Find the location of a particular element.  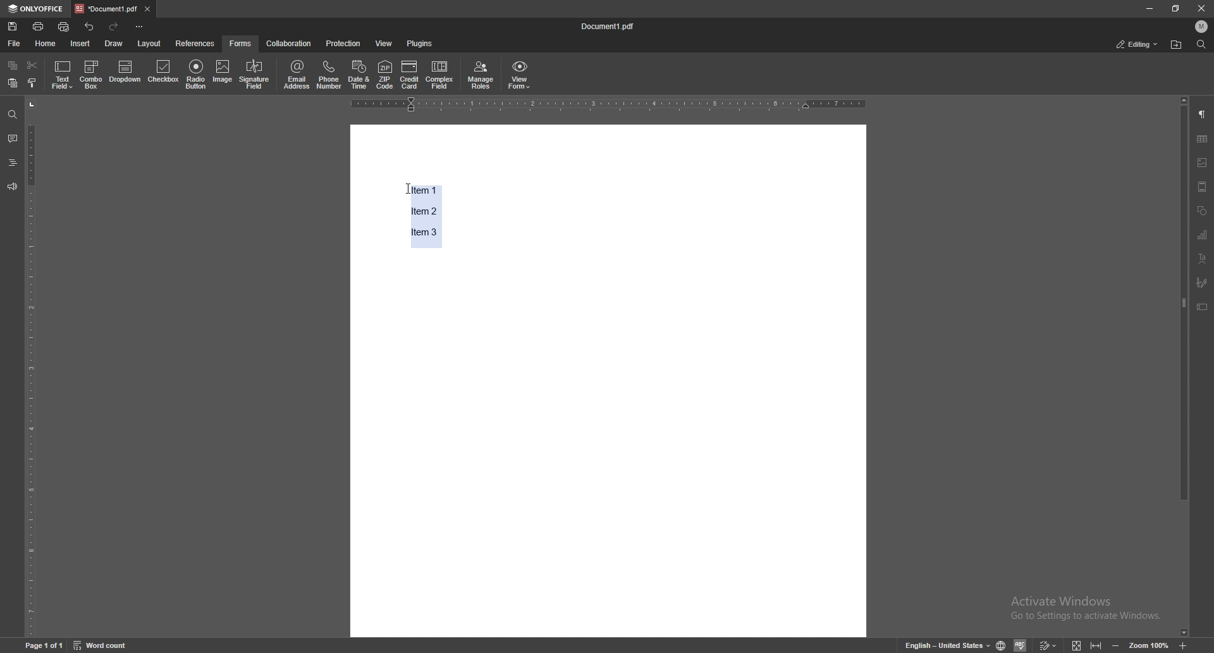

find is located at coordinates (12, 115).